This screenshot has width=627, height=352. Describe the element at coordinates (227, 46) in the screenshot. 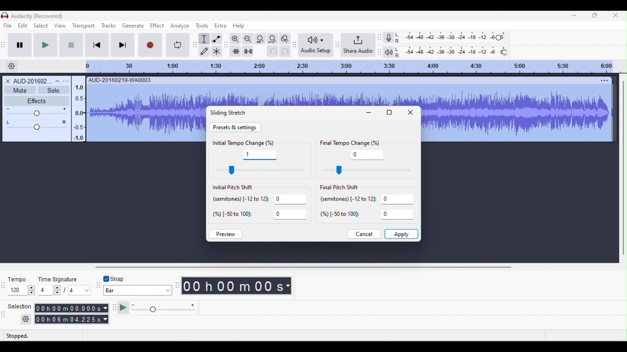

I see `audacity edit toolbar` at that location.